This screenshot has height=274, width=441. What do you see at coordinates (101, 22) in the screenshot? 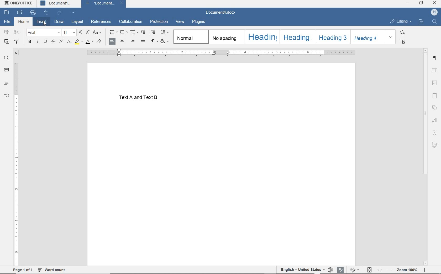
I see `REFERENCES` at bounding box center [101, 22].